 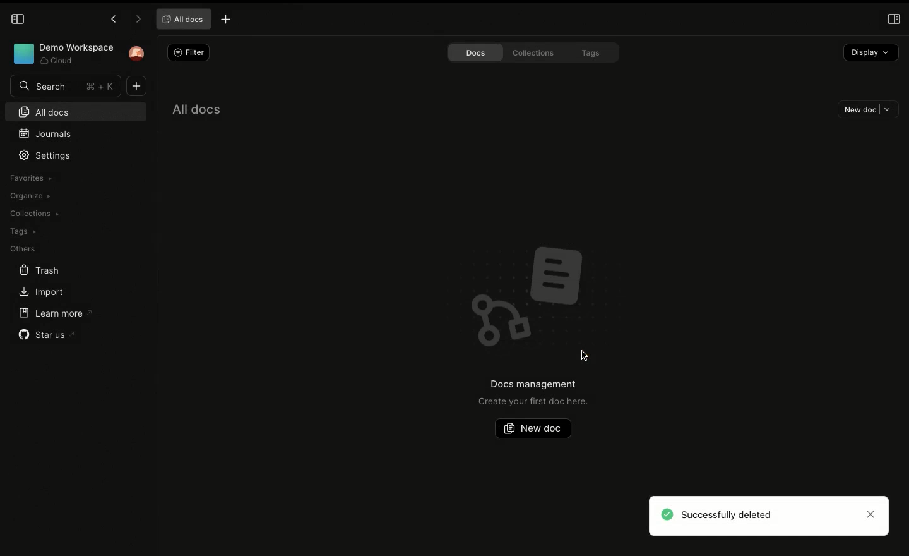 I want to click on New doc, so click(x=869, y=109).